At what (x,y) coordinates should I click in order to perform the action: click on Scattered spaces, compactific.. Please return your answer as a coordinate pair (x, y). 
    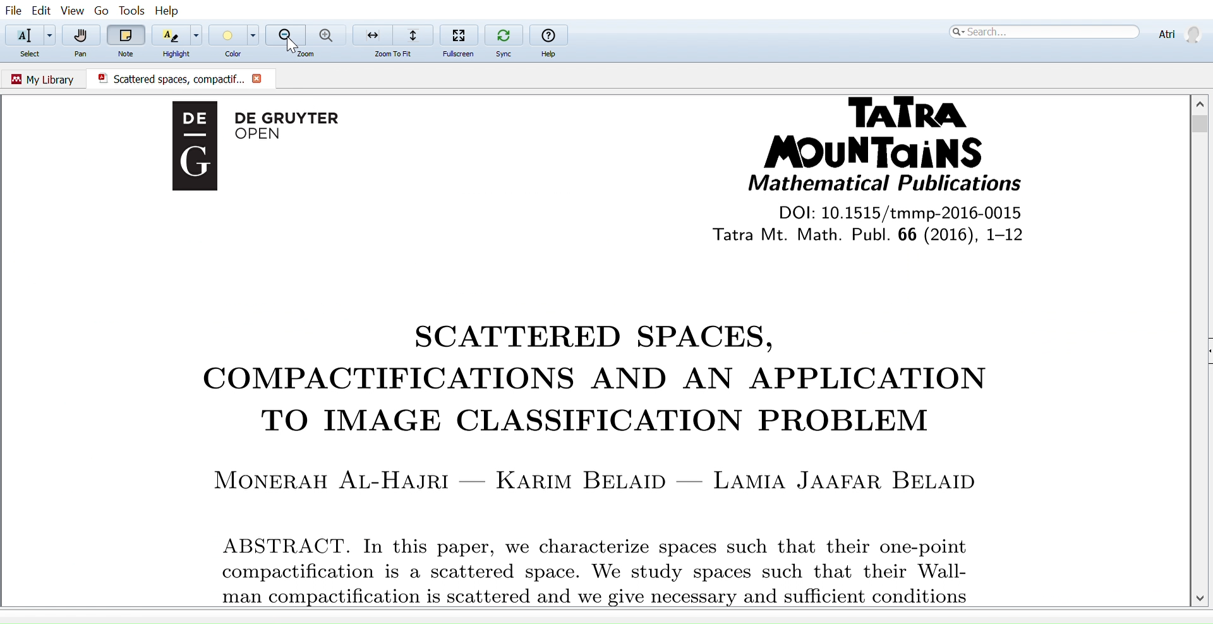
    Looking at the image, I should click on (166, 78).